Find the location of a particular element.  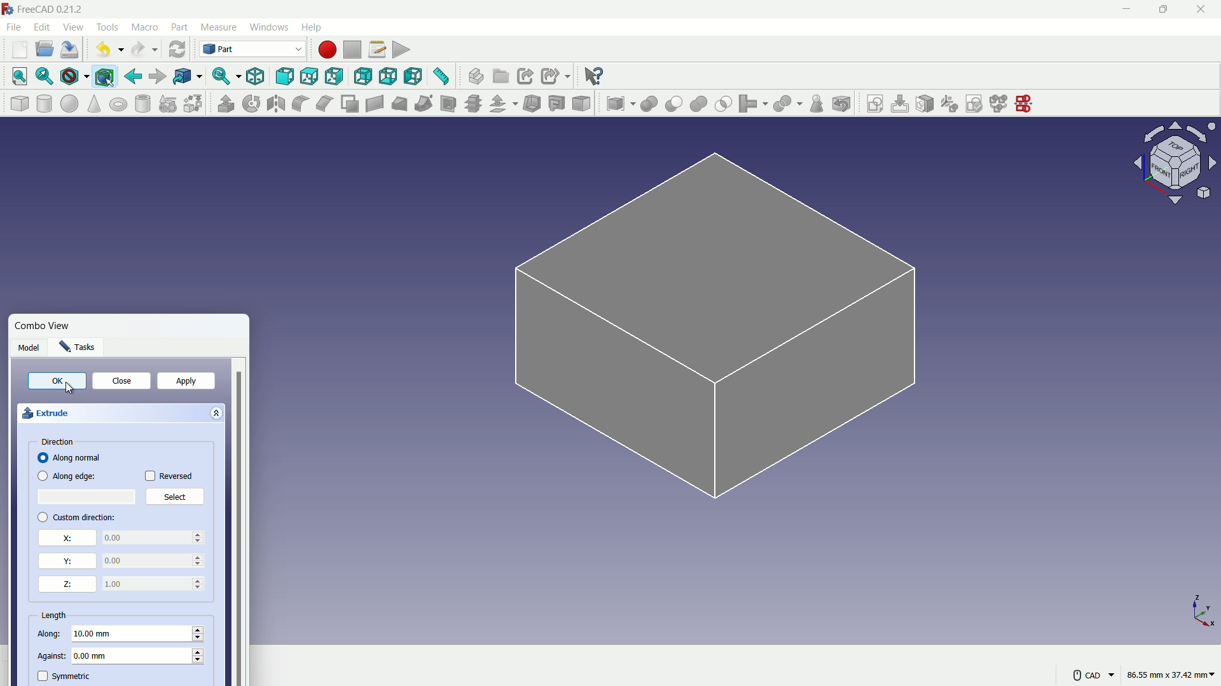

section is located at coordinates (450, 105).